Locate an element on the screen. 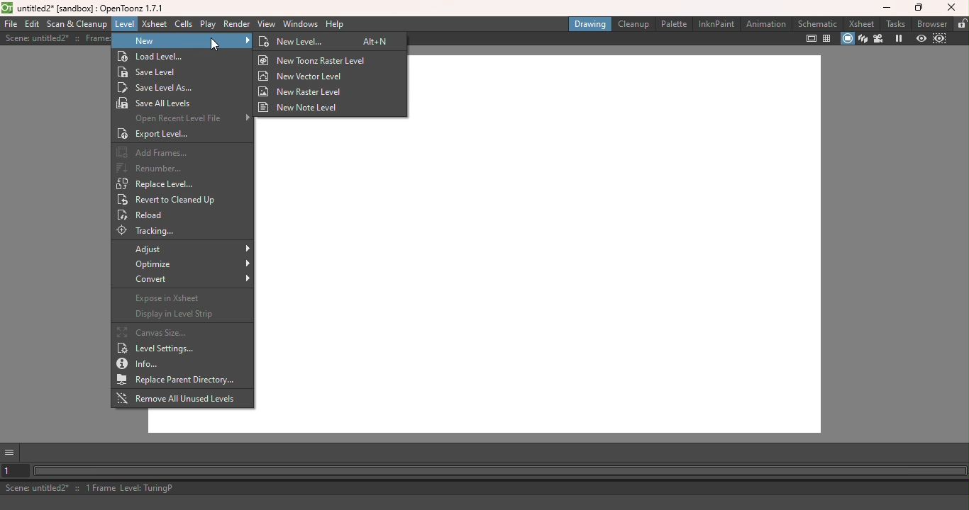 The height and width of the screenshot is (510, 969). Horizontal scroll bar is located at coordinates (500, 472).